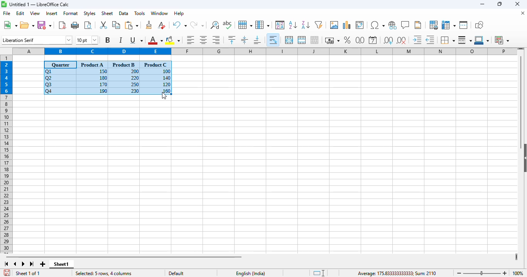  What do you see at coordinates (500, 4) in the screenshot?
I see `maximize` at bounding box center [500, 4].